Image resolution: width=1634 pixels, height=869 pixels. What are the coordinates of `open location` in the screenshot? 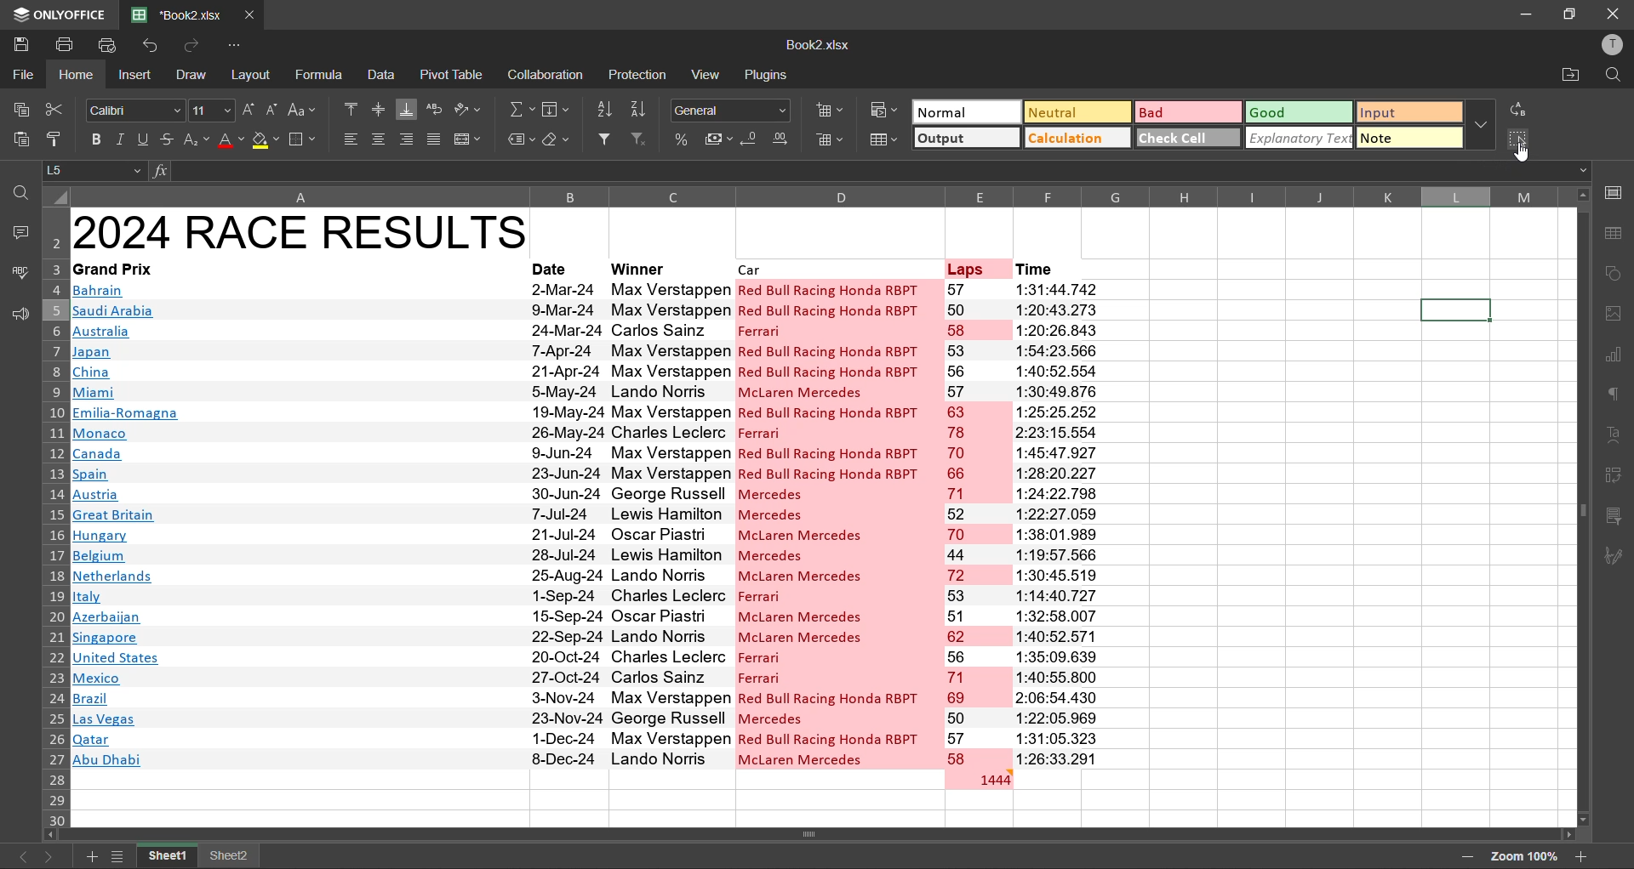 It's located at (1569, 75).